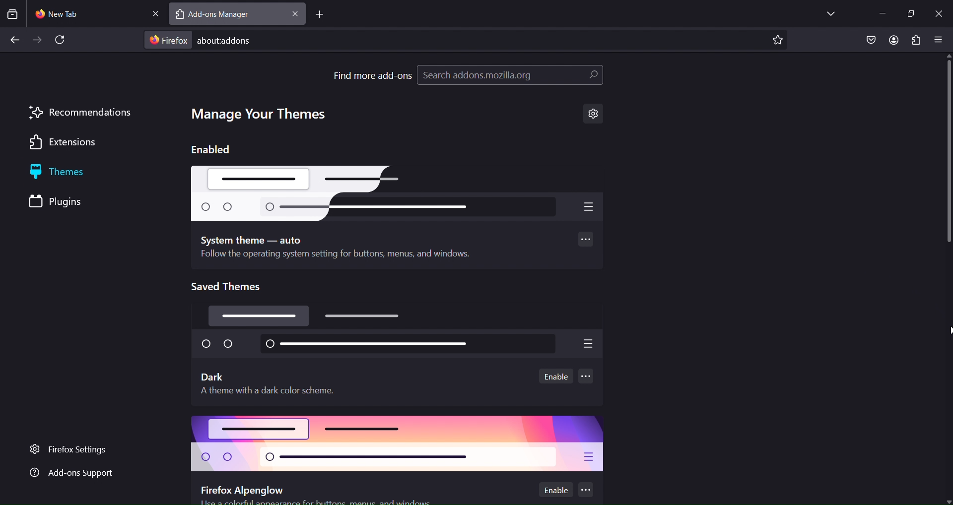 The height and width of the screenshot is (505, 953). Describe the element at coordinates (211, 149) in the screenshot. I see `enabled` at that location.